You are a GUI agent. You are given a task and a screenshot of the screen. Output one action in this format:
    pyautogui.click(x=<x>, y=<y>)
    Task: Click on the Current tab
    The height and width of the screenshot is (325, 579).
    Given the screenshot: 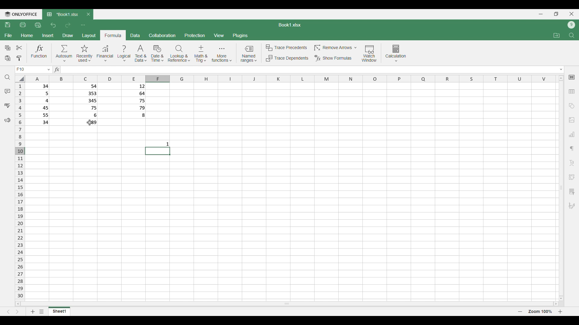 What is the action you would take?
    pyautogui.click(x=62, y=15)
    